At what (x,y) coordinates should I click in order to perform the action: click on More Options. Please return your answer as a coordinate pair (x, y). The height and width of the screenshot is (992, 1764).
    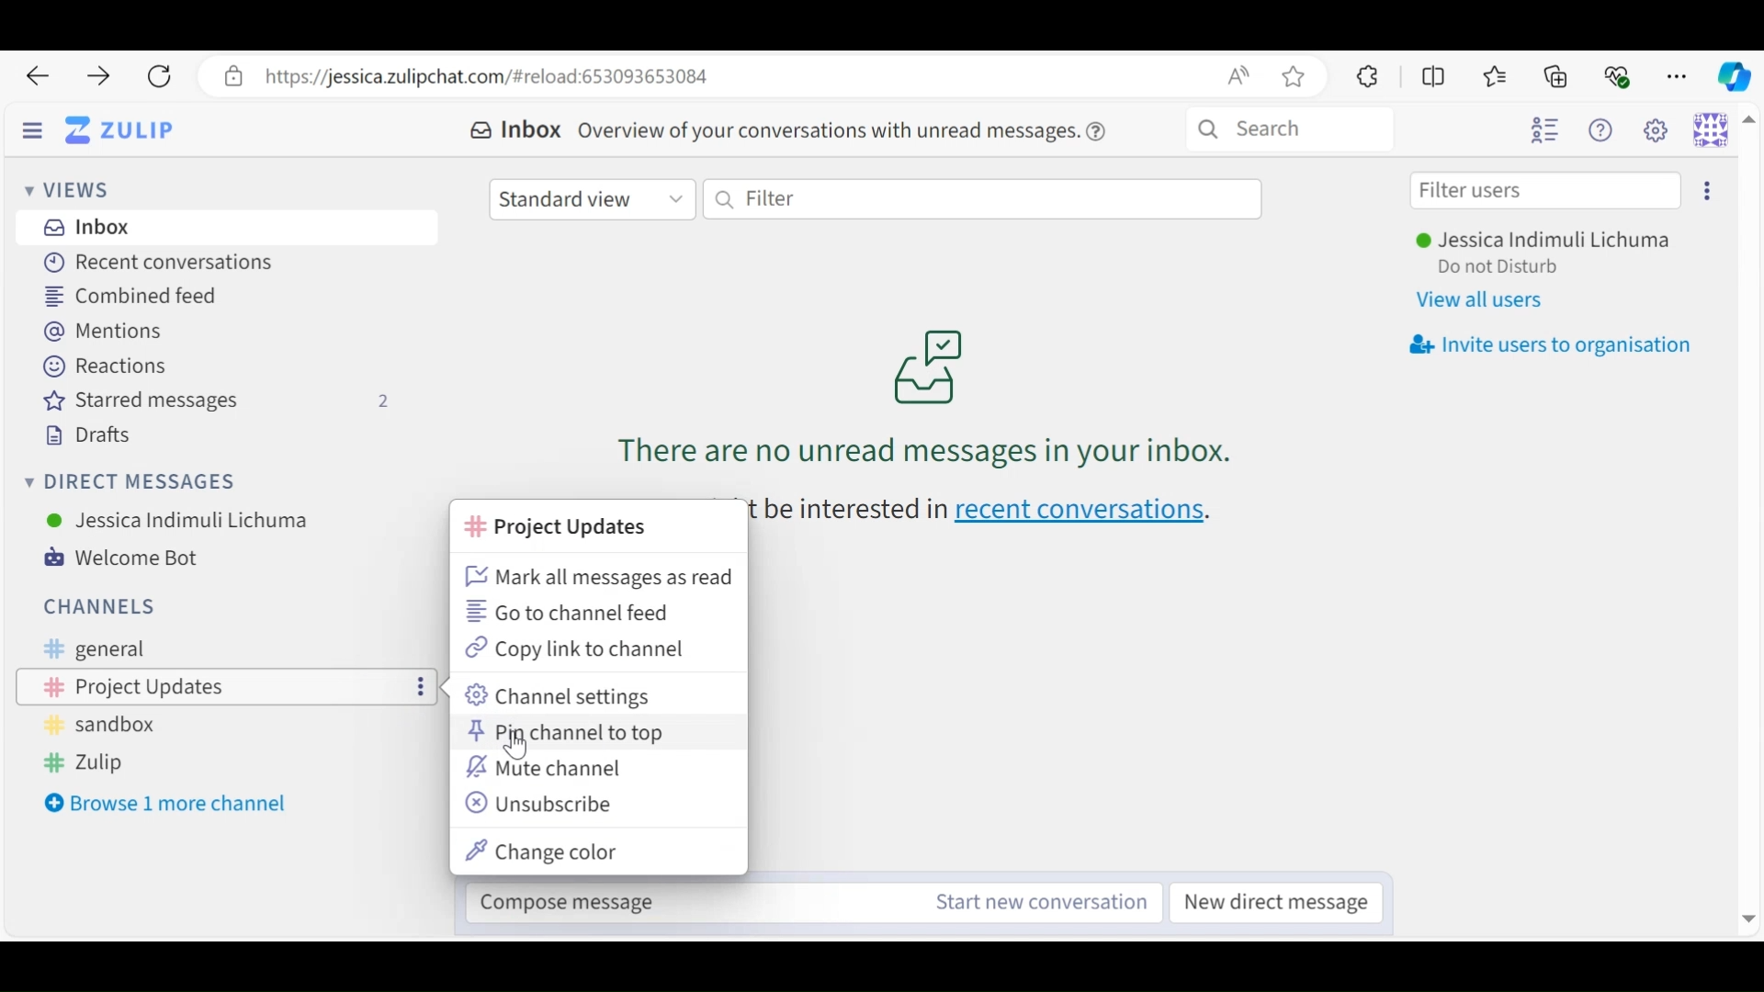
    Looking at the image, I should click on (417, 686).